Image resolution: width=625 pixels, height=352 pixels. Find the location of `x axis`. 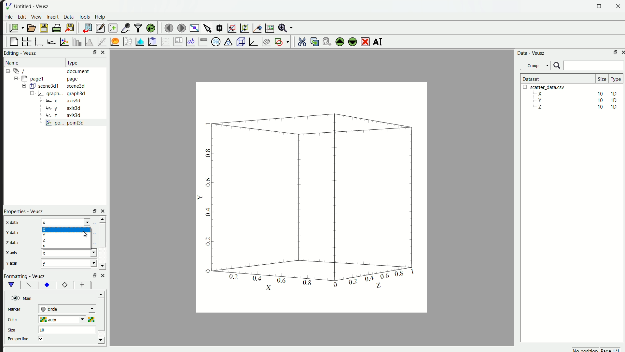

x axis is located at coordinates (12, 253).